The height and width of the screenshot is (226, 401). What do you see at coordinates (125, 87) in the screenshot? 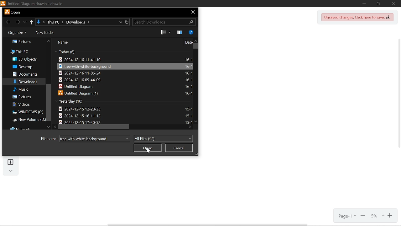
I see `file titled "Untitled diagram"` at bounding box center [125, 87].